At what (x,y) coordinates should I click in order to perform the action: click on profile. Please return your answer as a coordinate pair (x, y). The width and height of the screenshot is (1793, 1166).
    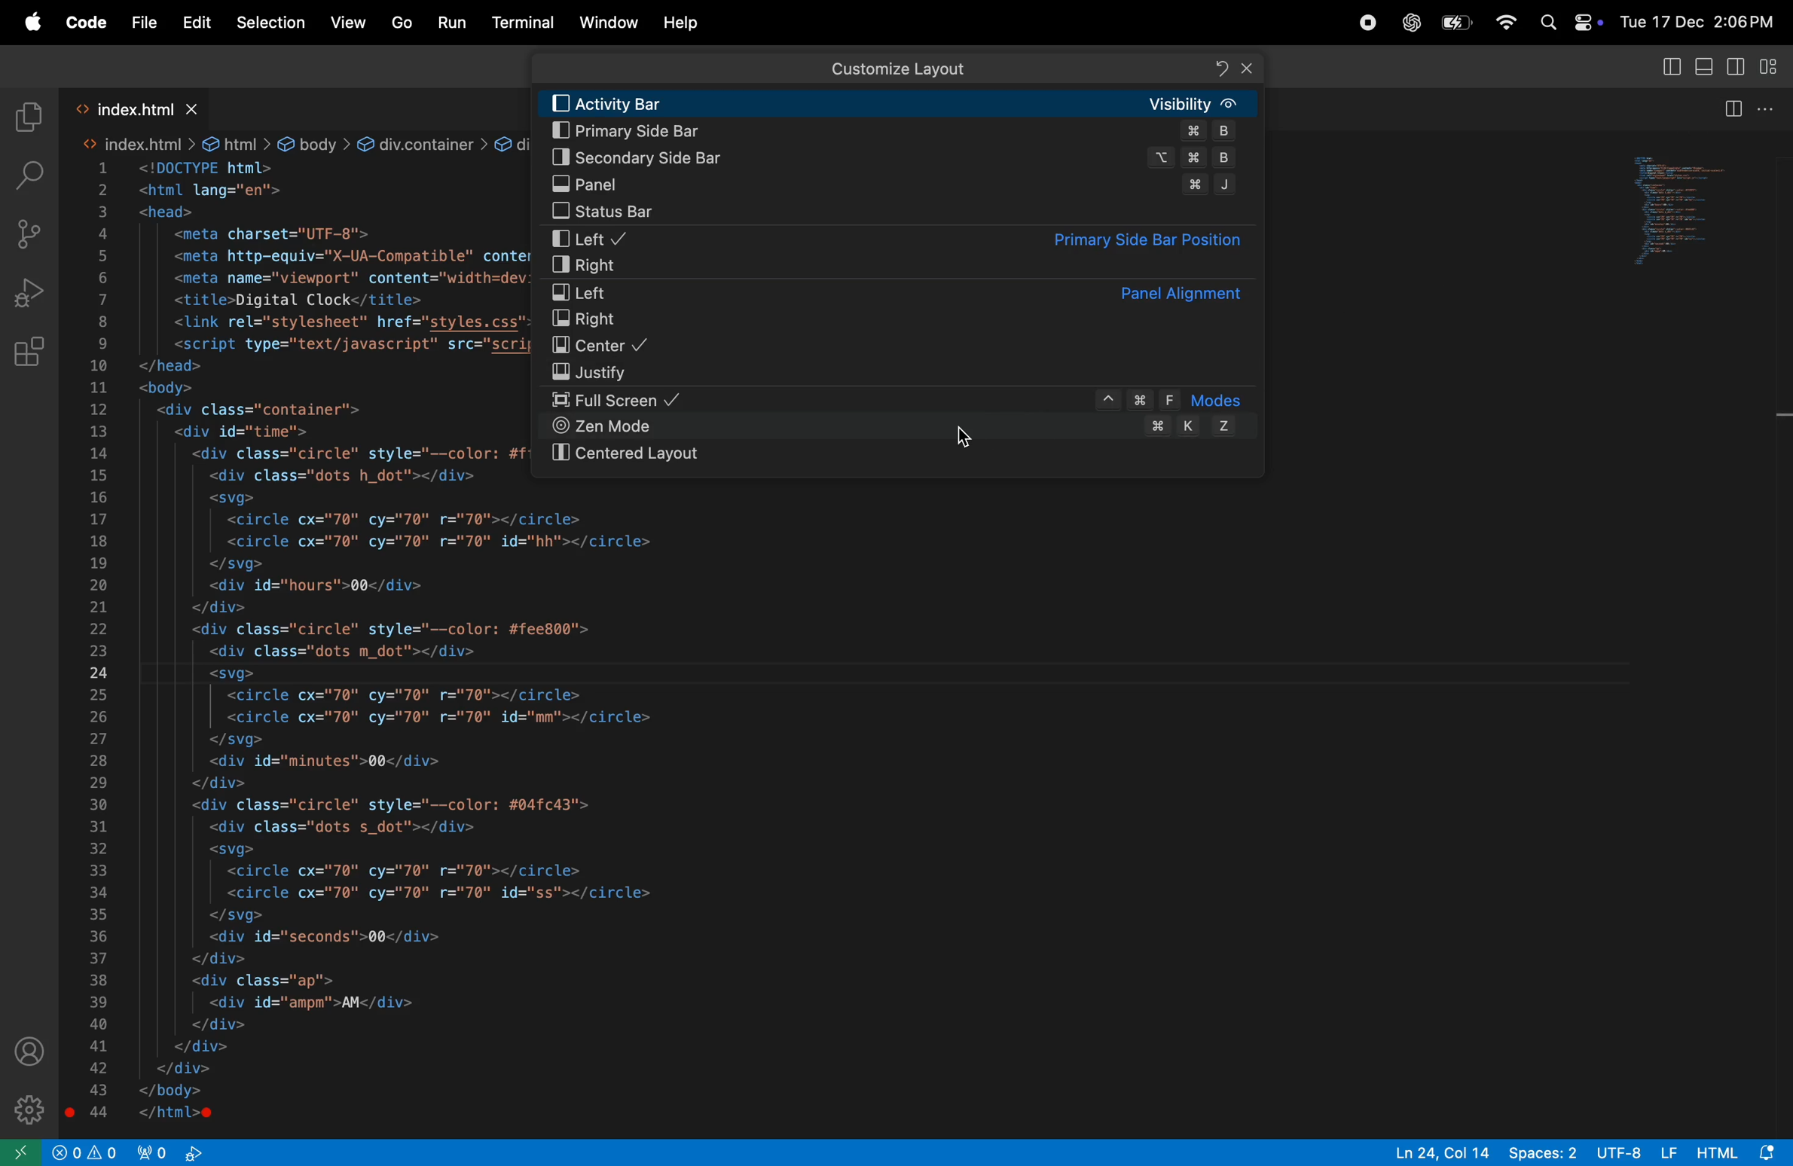
    Looking at the image, I should click on (32, 1052).